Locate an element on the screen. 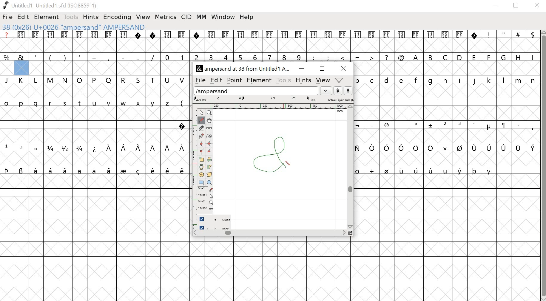 This screenshot has height=301, width=546. cursor coordinate is located at coordinates (201, 99).